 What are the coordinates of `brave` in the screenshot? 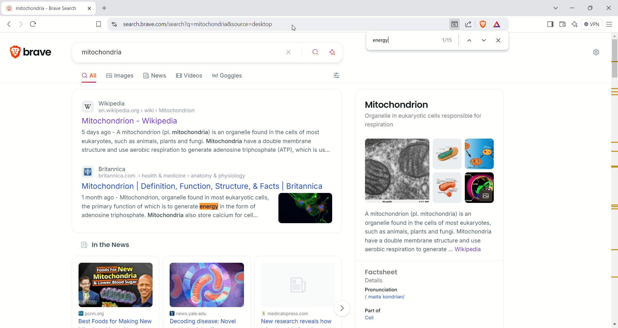 It's located at (39, 53).